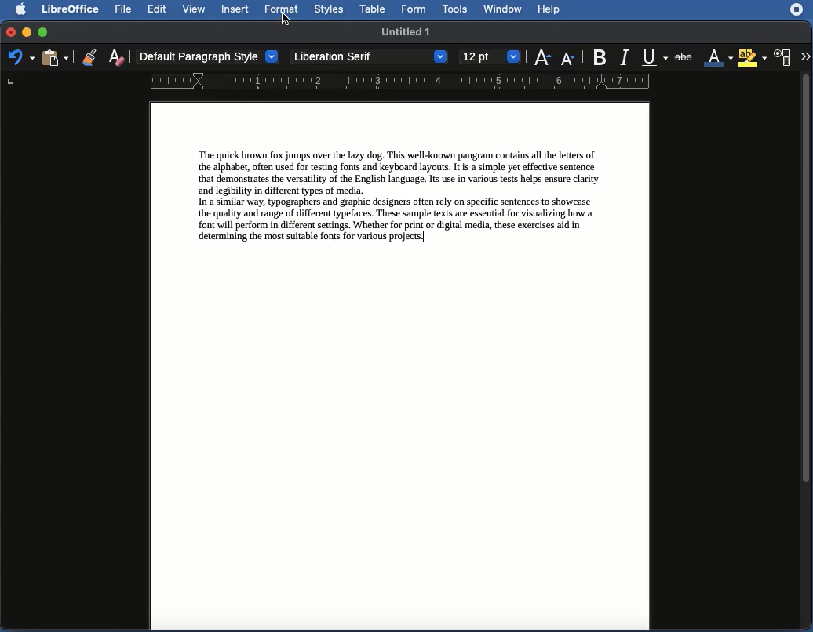 The width and height of the screenshot is (813, 632). What do you see at coordinates (117, 56) in the screenshot?
I see `Clear ` at bounding box center [117, 56].